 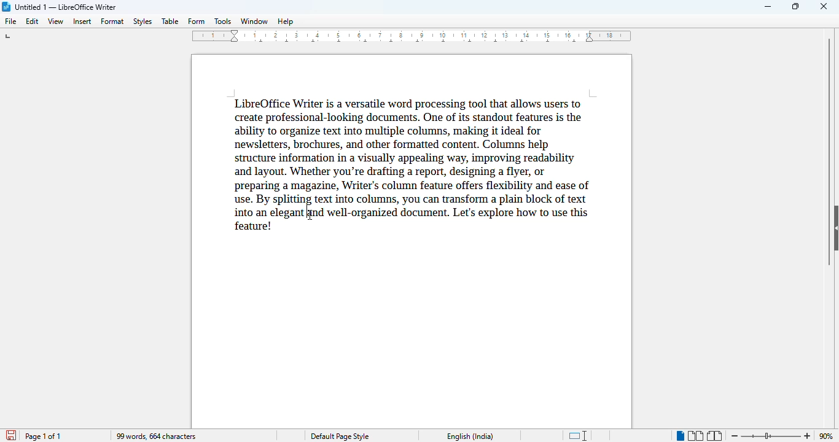 What do you see at coordinates (82, 21) in the screenshot?
I see `insert` at bounding box center [82, 21].